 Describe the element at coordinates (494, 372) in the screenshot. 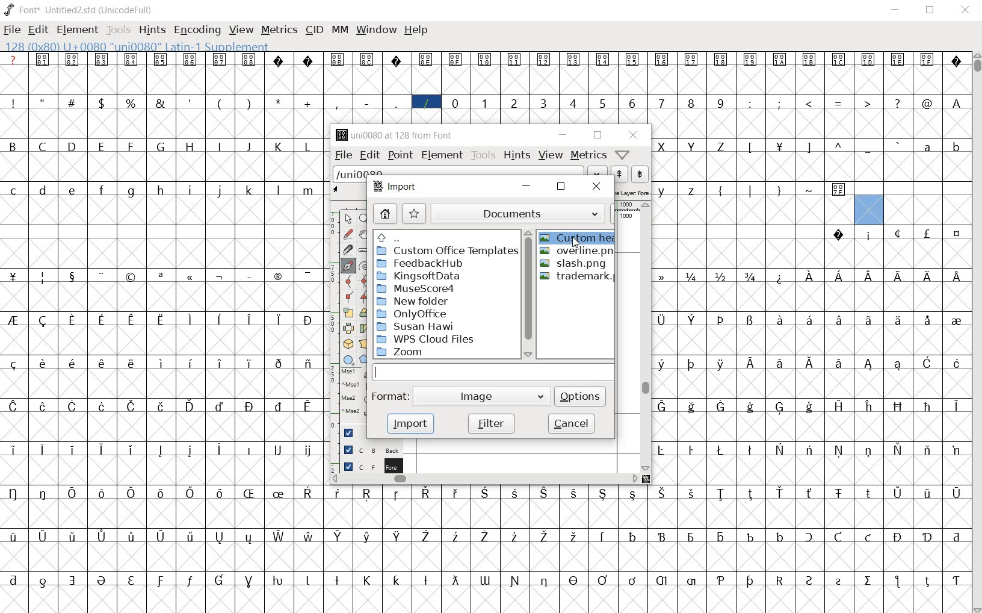

I see `input field` at that location.